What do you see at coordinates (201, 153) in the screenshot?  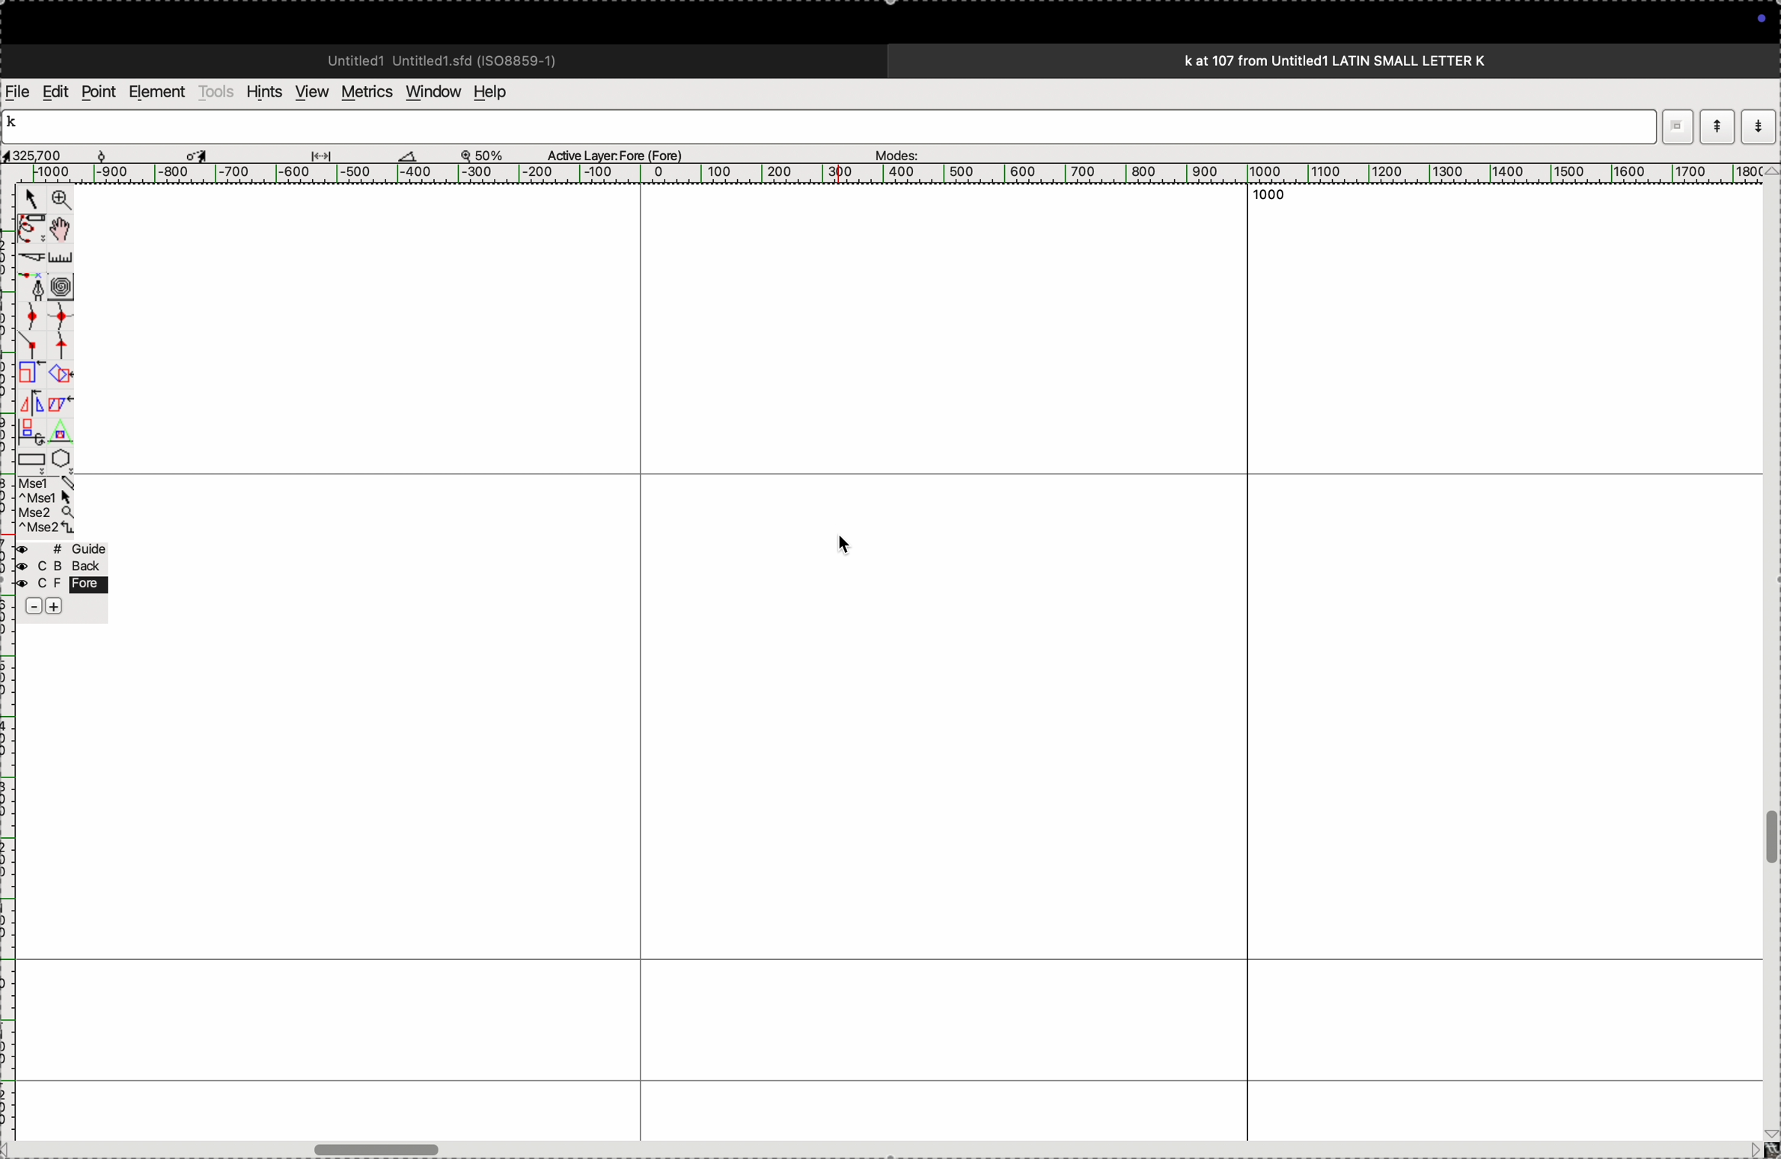 I see `cursor` at bounding box center [201, 153].